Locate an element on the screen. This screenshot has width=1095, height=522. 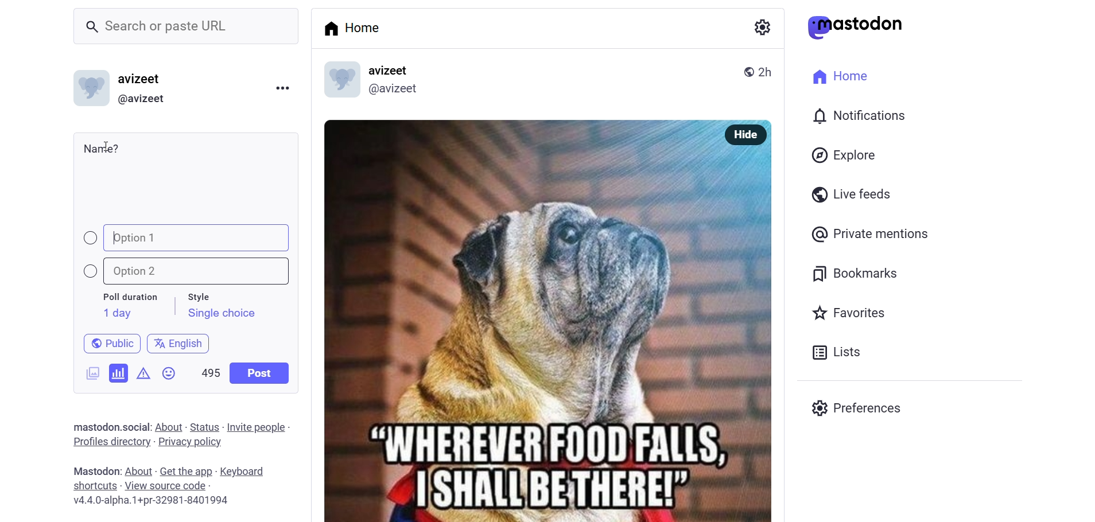
Search or paste URL is located at coordinates (186, 26).